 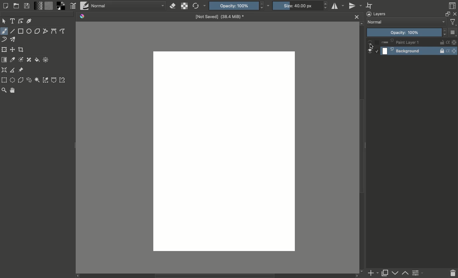 What do you see at coordinates (419, 273) in the screenshot?
I see `Layer properties` at bounding box center [419, 273].